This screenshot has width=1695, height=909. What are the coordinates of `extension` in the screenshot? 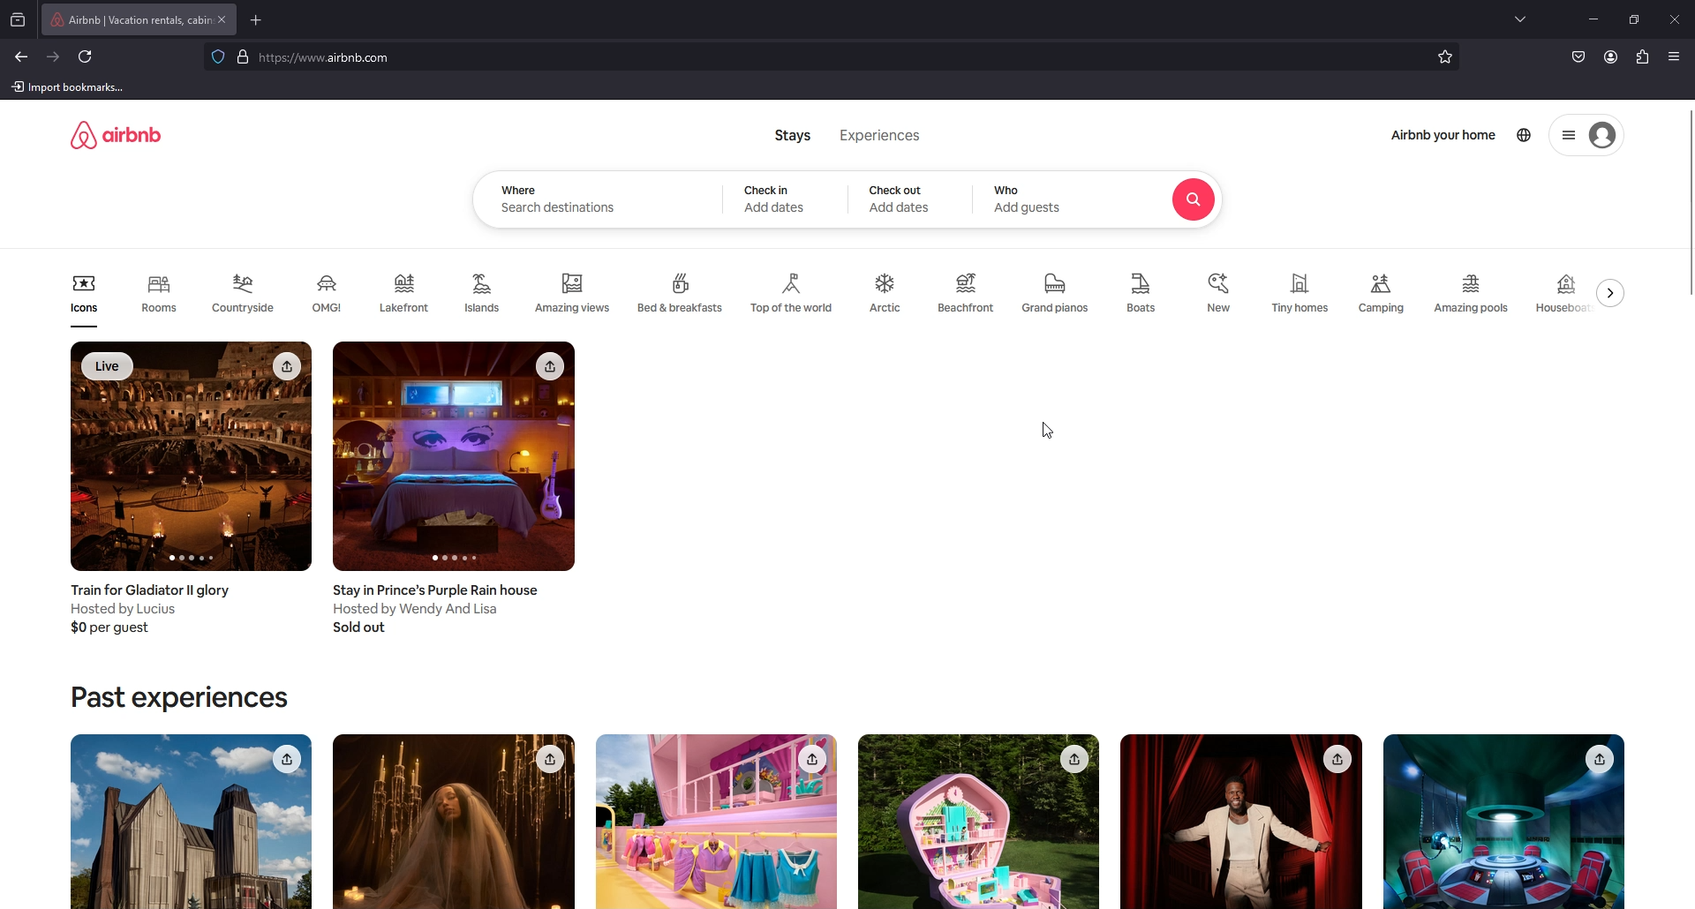 It's located at (1642, 58).